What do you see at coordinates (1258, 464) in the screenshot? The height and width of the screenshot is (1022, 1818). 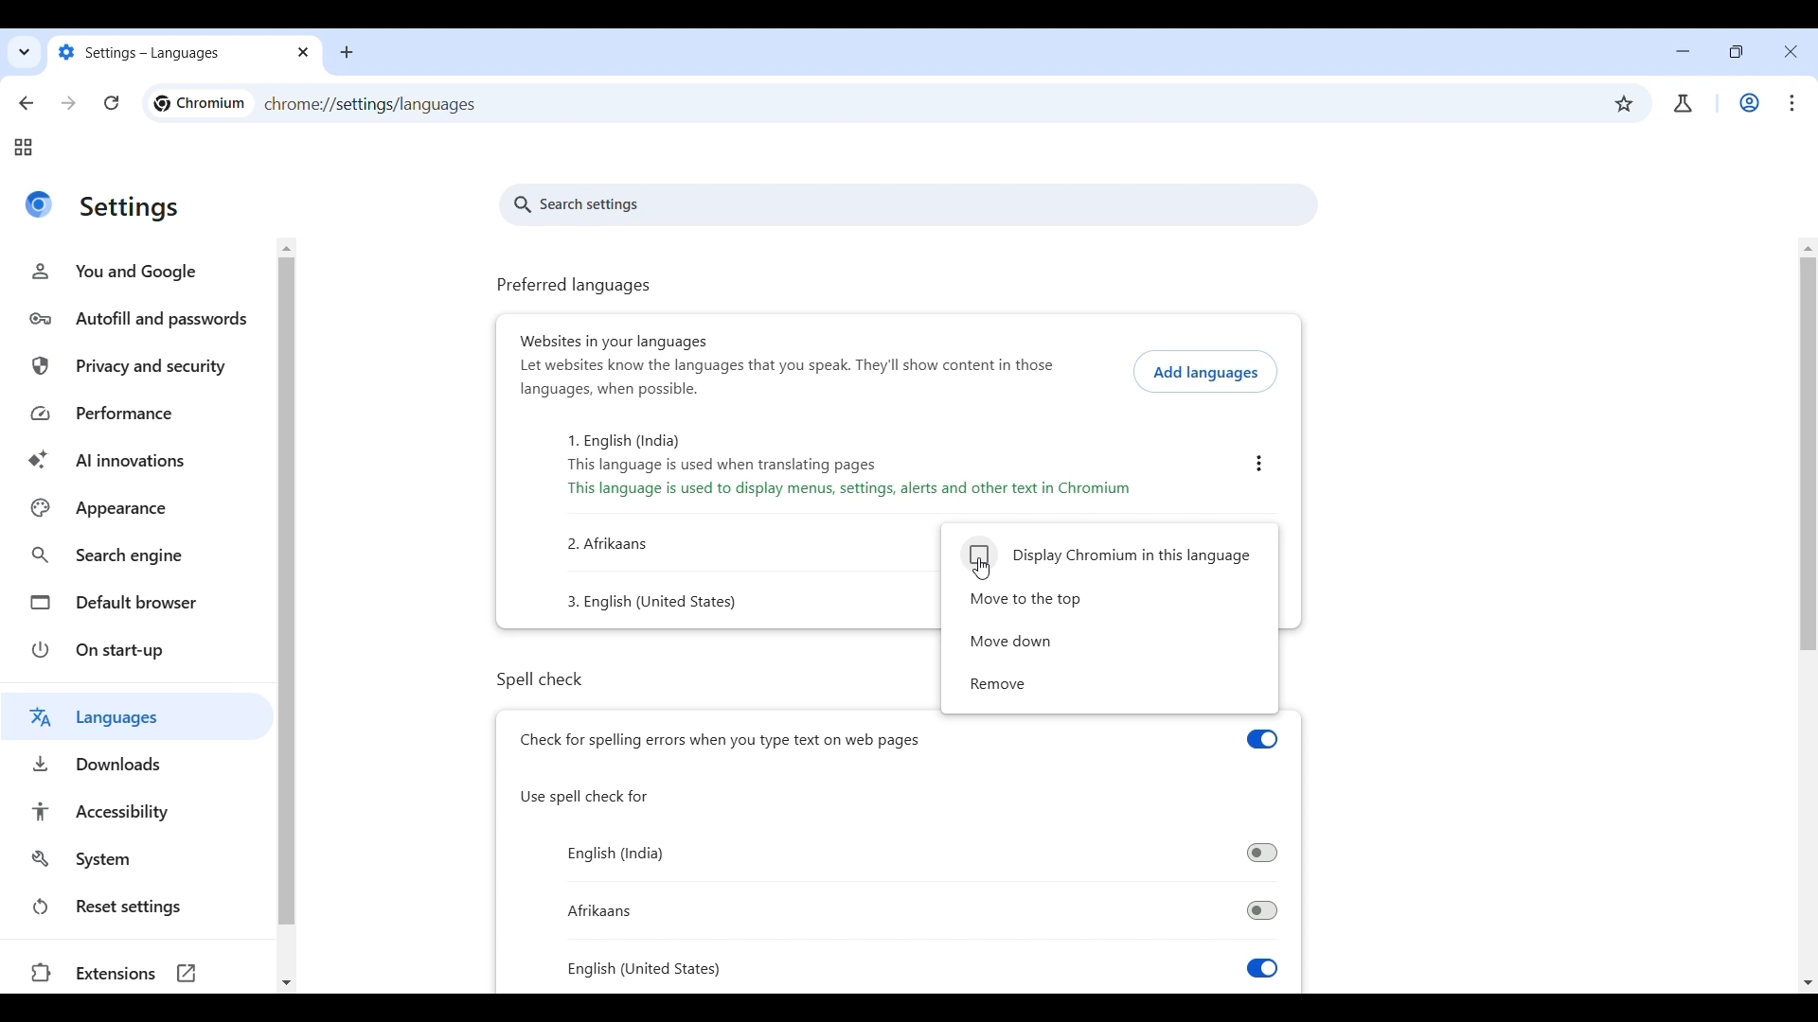 I see `English (India) settings` at bounding box center [1258, 464].